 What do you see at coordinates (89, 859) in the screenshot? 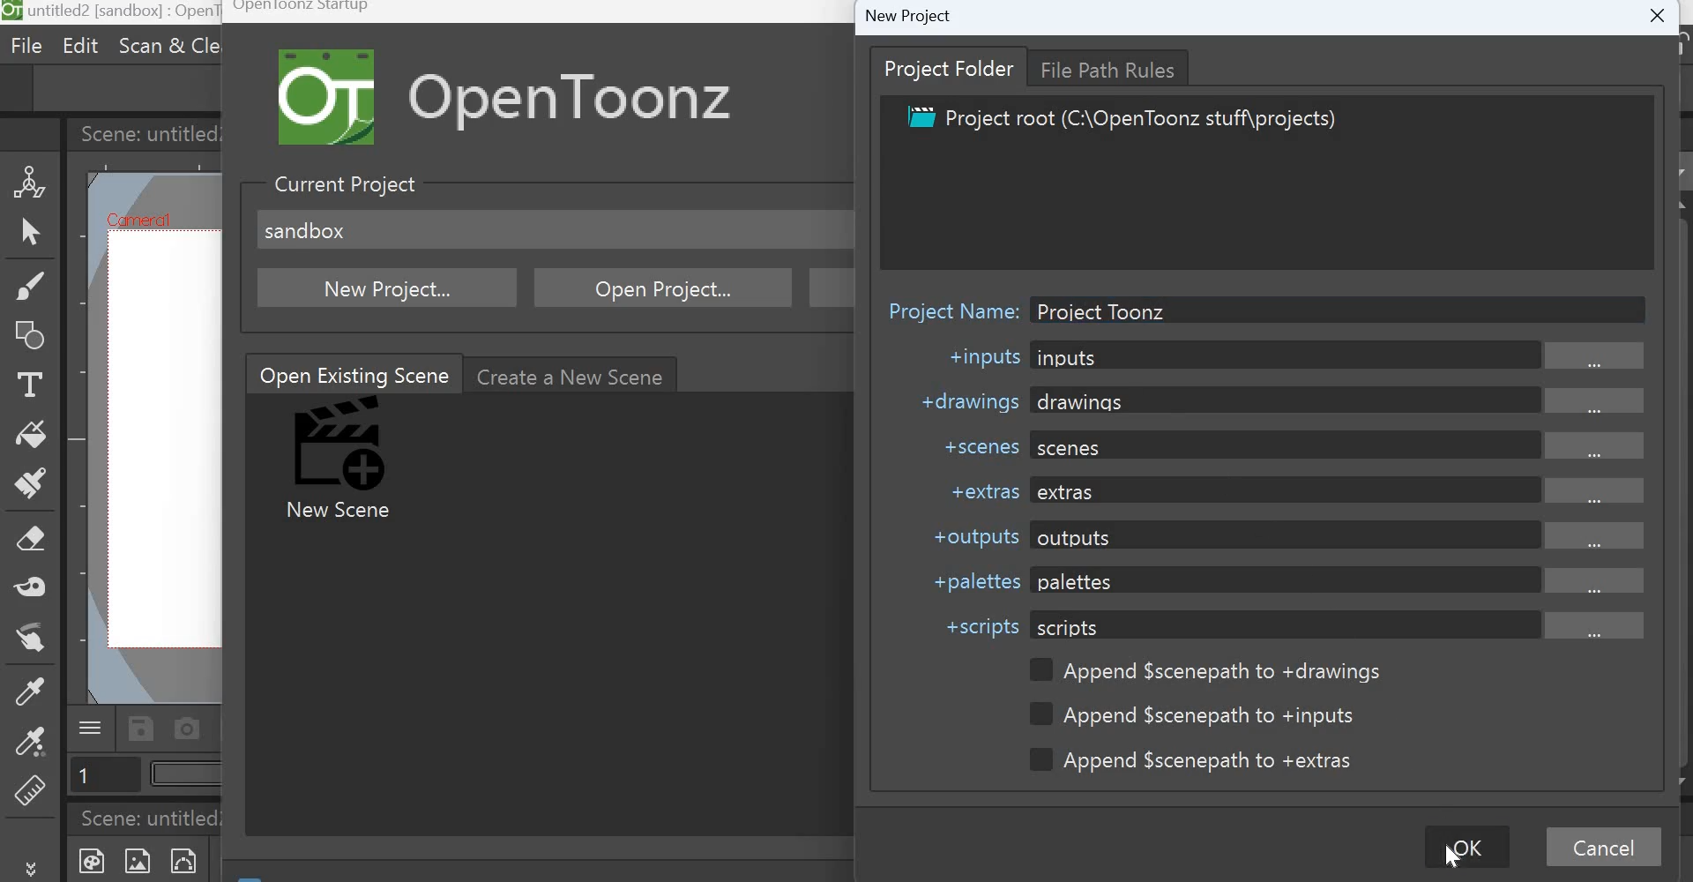
I see `New Toonz Raster Level` at bounding box center [89, 859].